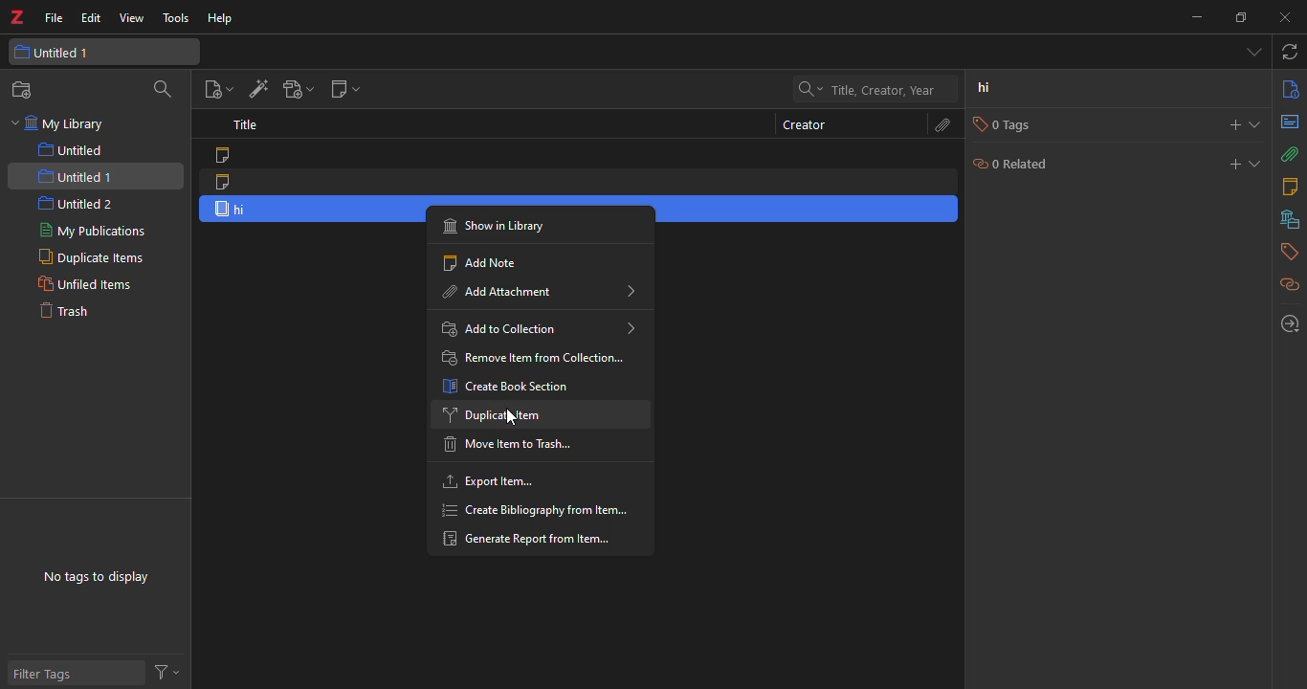 The width and height of the screenshot is (1307, 689). What do you see at coordinates (65, 52) in the screenshot?
I see `untitled 1` at bounding box center [65, 52].